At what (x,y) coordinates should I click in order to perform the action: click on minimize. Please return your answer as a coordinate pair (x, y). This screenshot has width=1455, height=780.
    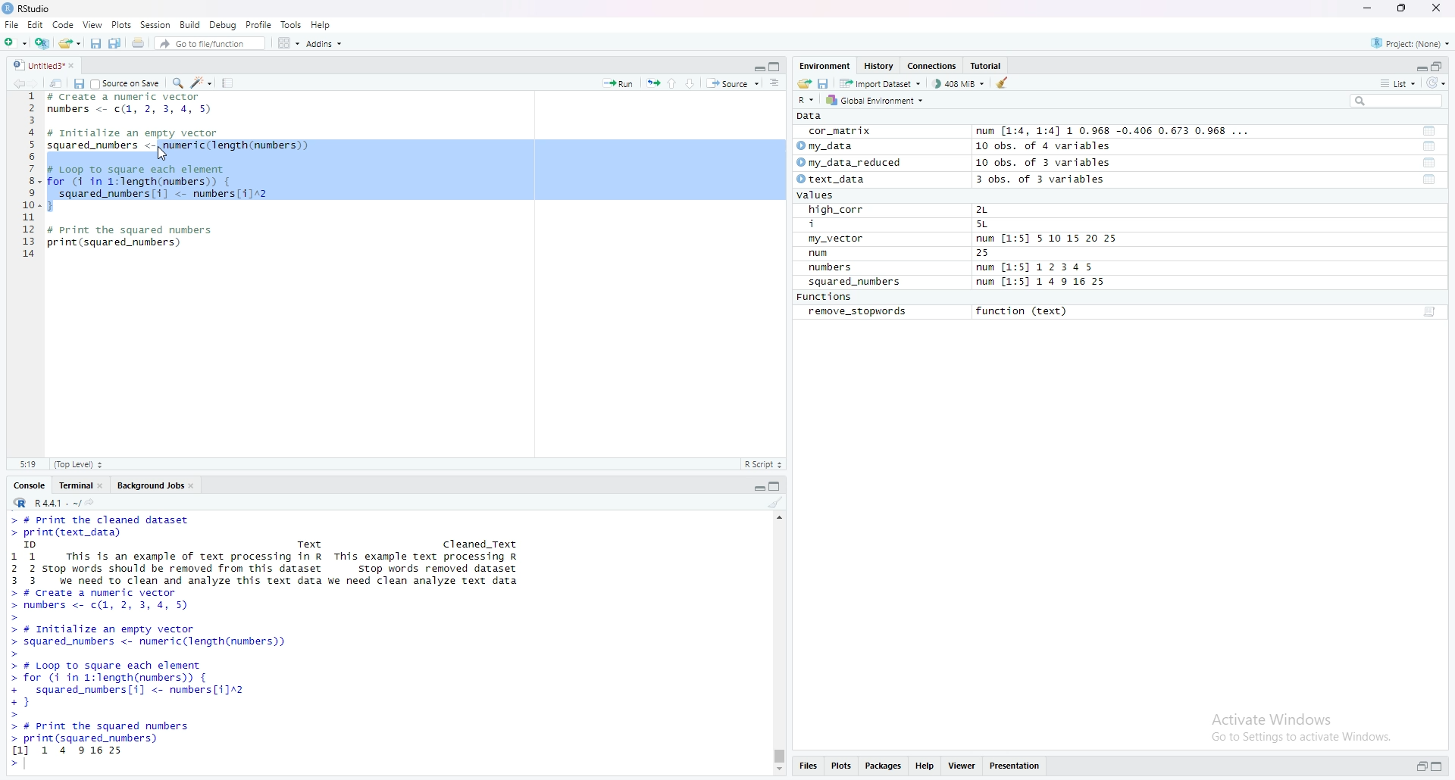
    Looking at the image, I should click on (758, 485).